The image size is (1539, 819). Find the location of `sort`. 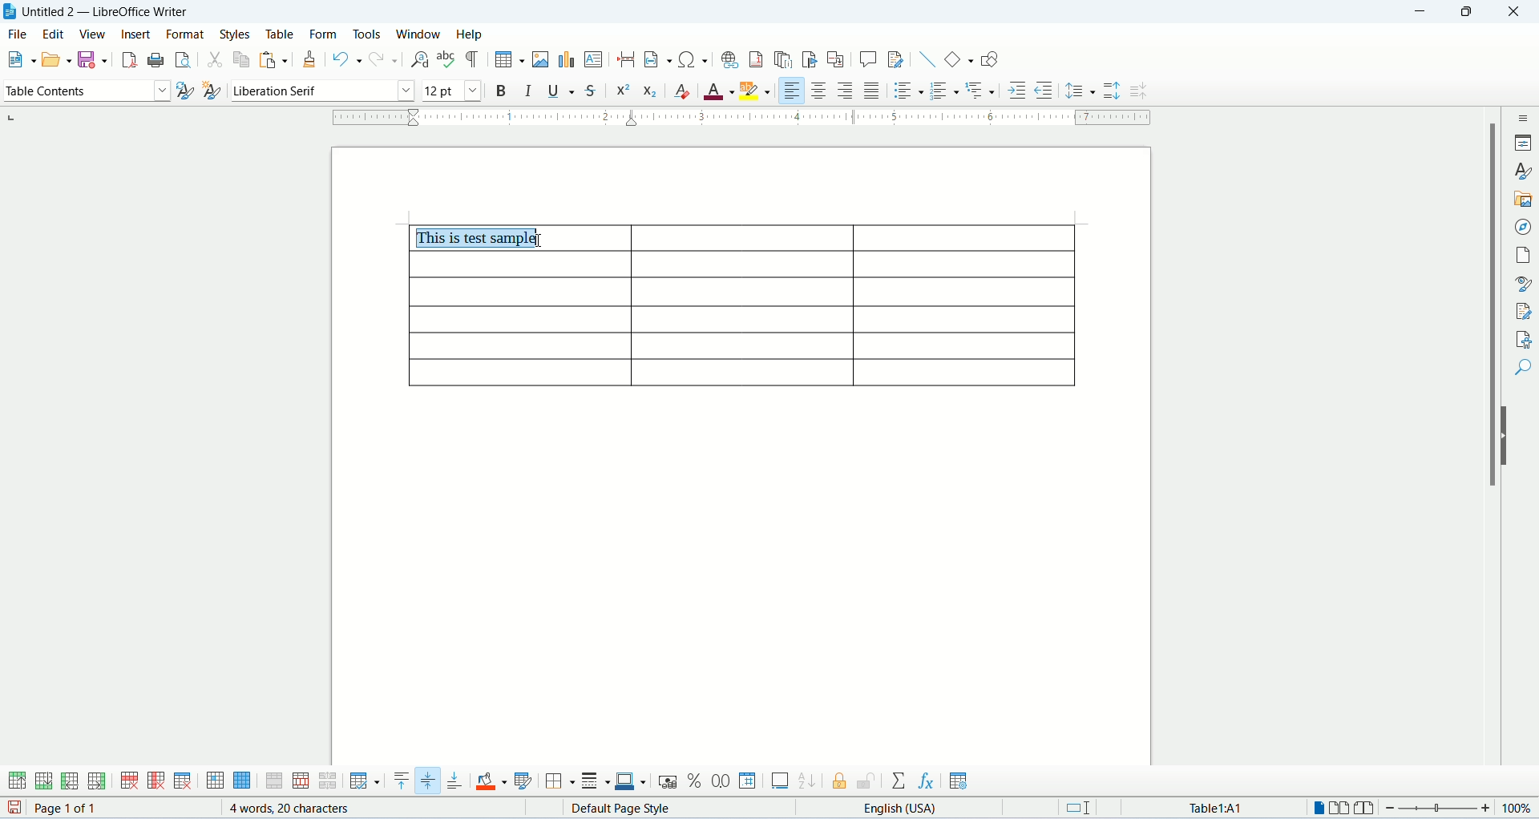

sort is located at coordinates (806, 782).